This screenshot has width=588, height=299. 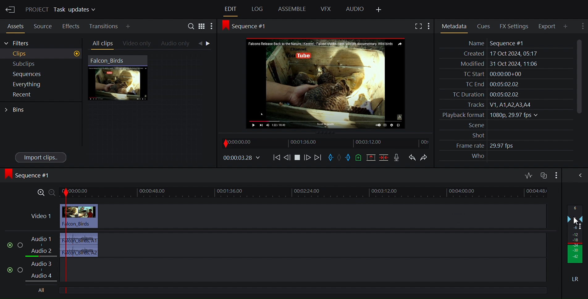 What do you see at coordinates (10, 10) in the screenshot?
I see `Exit Current Project` at bounding box center [10, 10].